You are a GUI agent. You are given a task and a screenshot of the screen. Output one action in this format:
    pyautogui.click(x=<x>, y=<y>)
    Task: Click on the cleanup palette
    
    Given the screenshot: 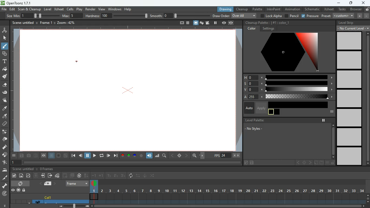 What is the action you would take?
    pyautogui.click(x=257, y=23)
    